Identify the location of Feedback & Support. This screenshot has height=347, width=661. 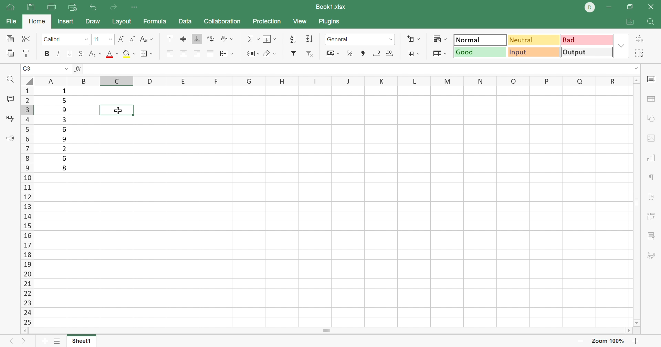
(10, 138).